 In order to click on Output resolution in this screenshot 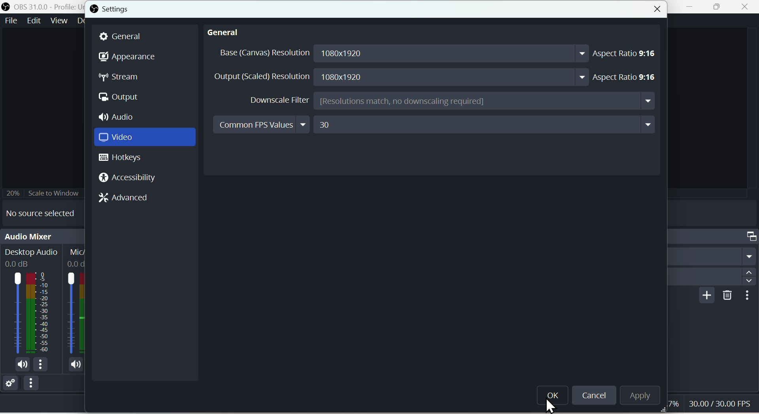, I will do `click(400, 76)`.